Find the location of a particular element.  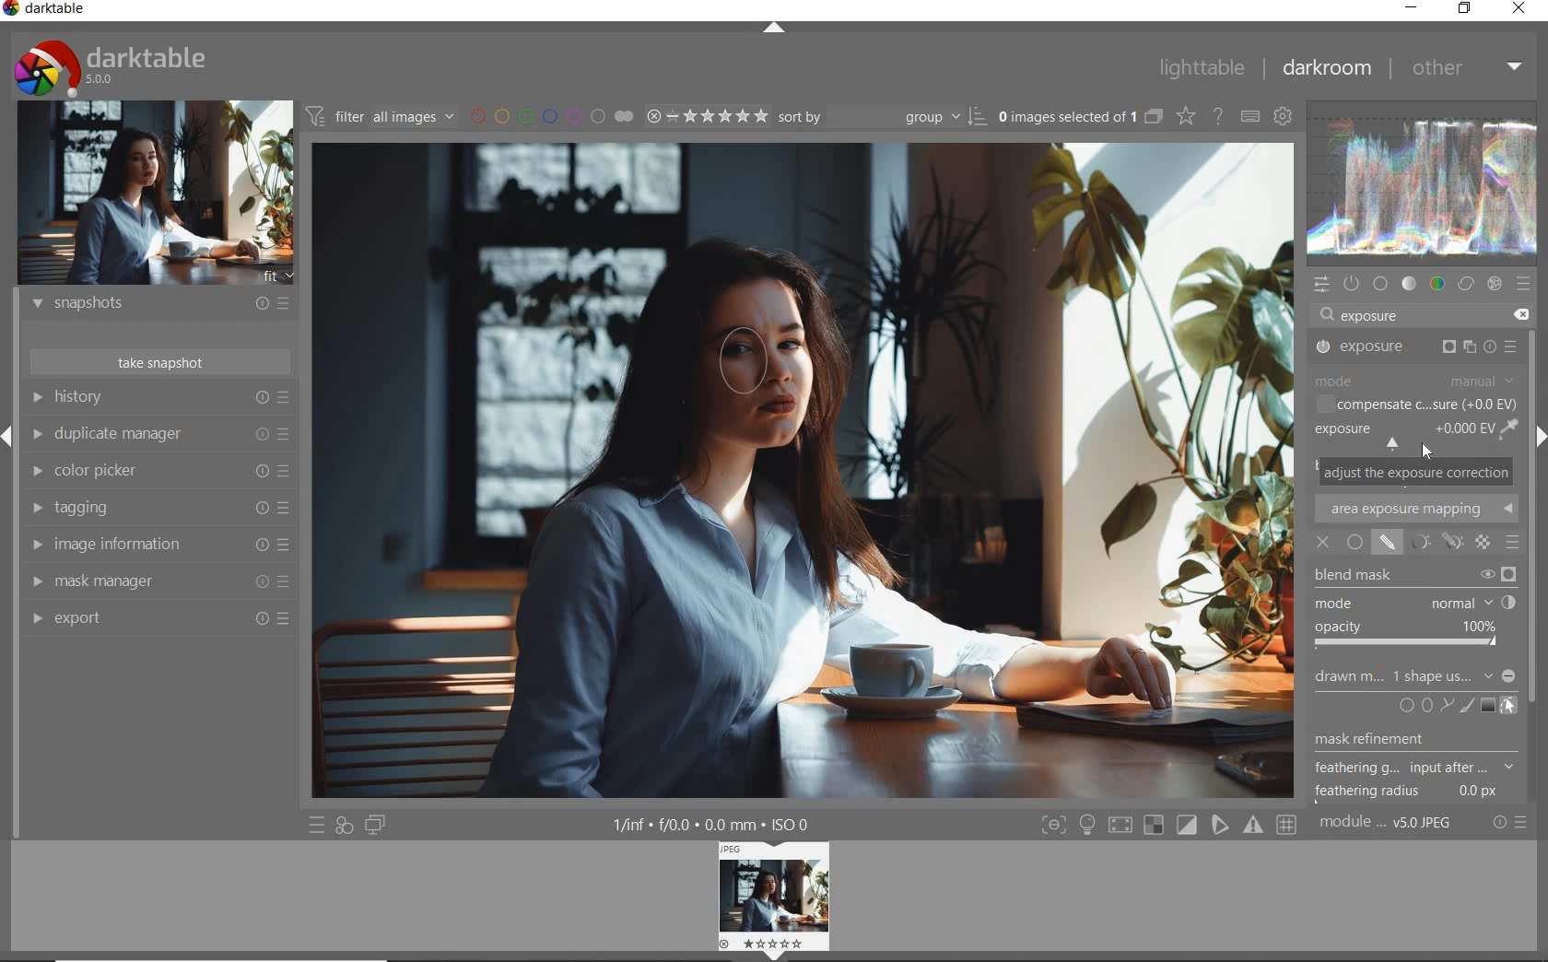

quick access to presets is located at coordinates (318, 824).